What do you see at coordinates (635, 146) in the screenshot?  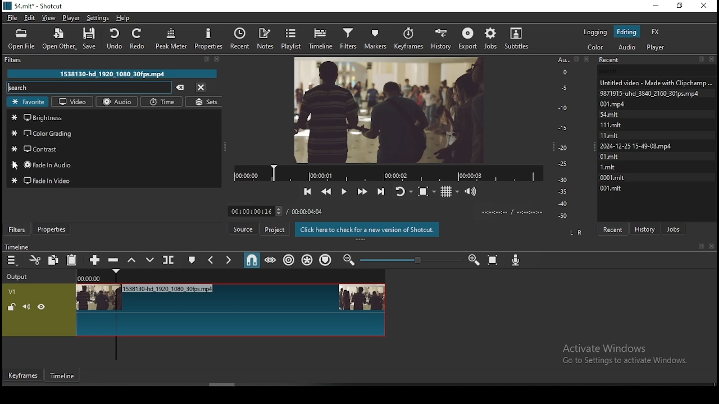 I see `2024-12-25 15-49-08.mp4` at bounding box center [635, 146].